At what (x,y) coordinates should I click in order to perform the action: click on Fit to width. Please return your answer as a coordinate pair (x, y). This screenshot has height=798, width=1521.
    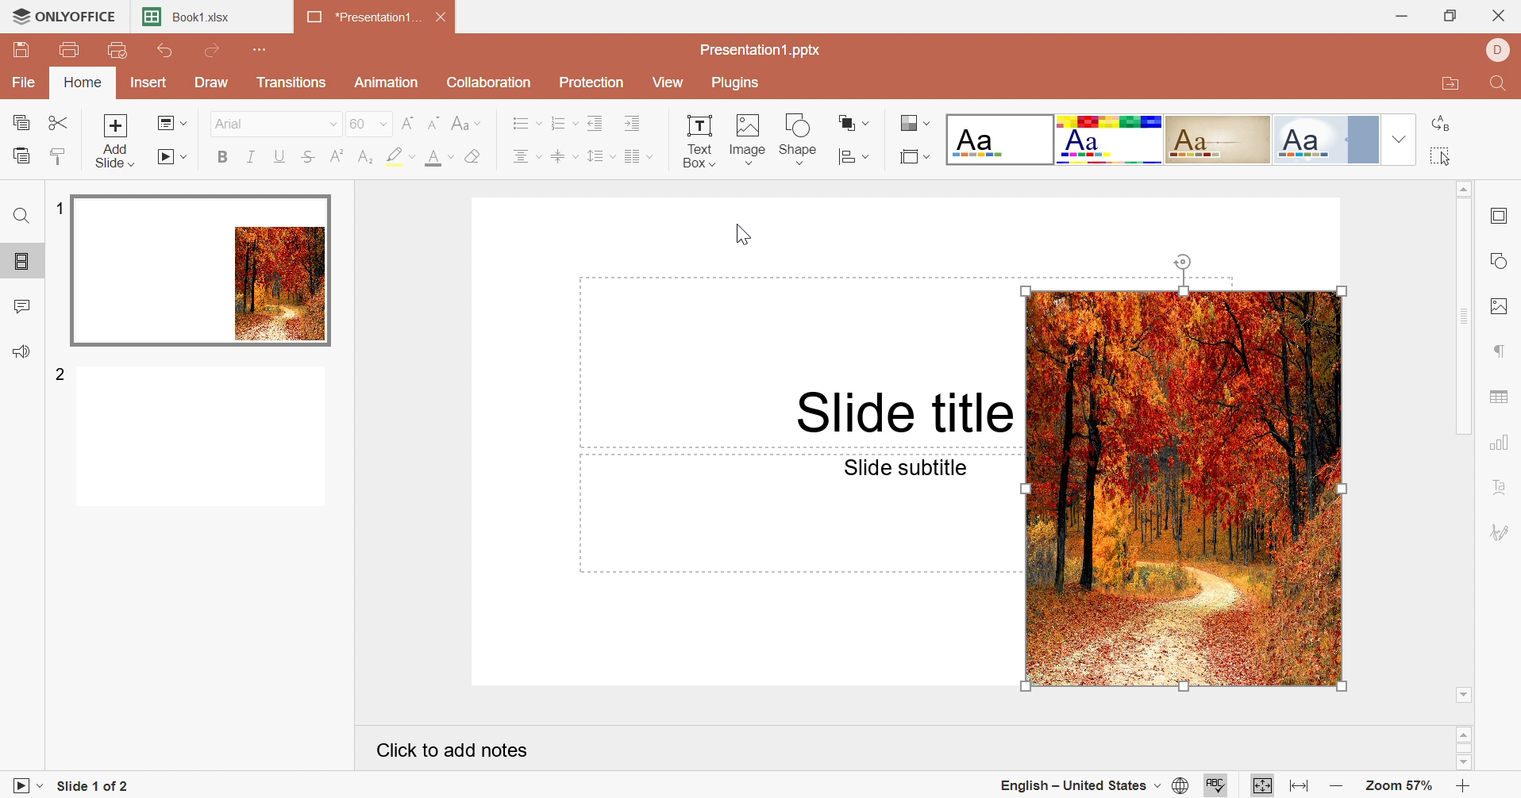
    Looking at the image, I should click on (1299, 786).